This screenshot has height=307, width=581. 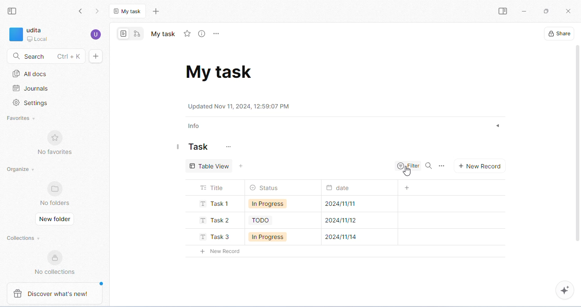 I want to click on search, so click(x=45, y=56).